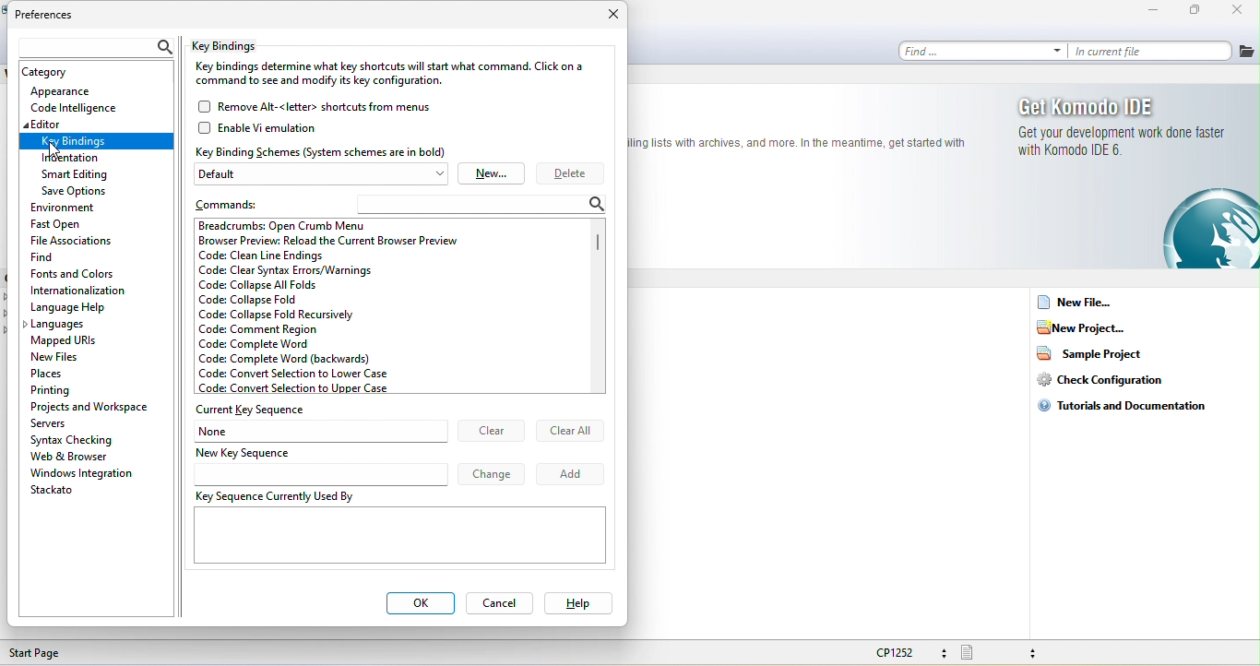  Describe the element at coordinates (1004, 653) in the screenshot. I see `file type` at that location.